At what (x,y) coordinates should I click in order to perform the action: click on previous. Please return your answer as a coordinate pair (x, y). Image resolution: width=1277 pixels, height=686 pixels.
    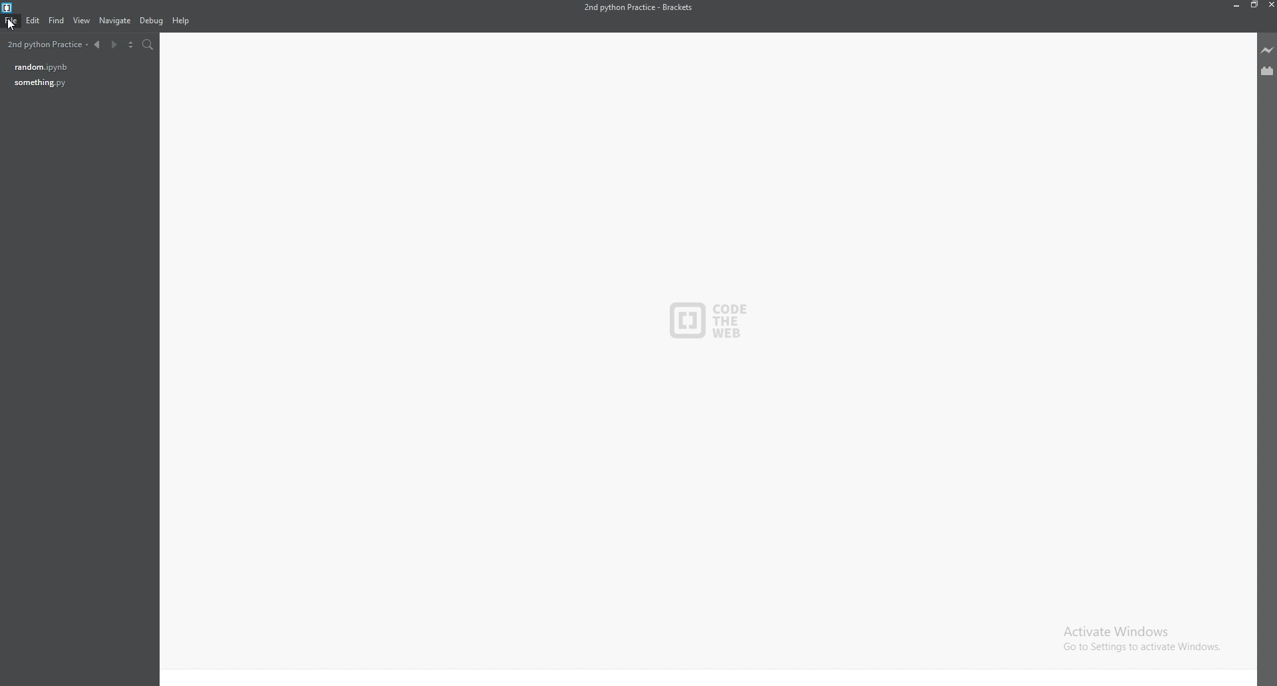
    Looking at the image, I should click on (99, 45).